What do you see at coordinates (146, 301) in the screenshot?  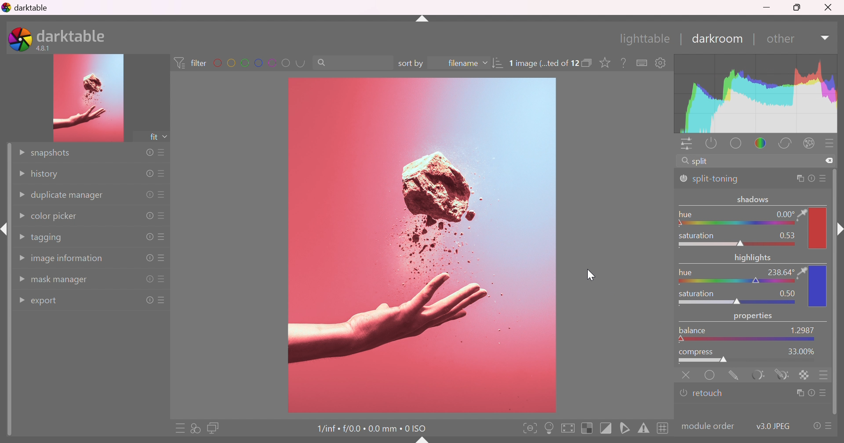 I see `reset` at bounding box center [146, 301].